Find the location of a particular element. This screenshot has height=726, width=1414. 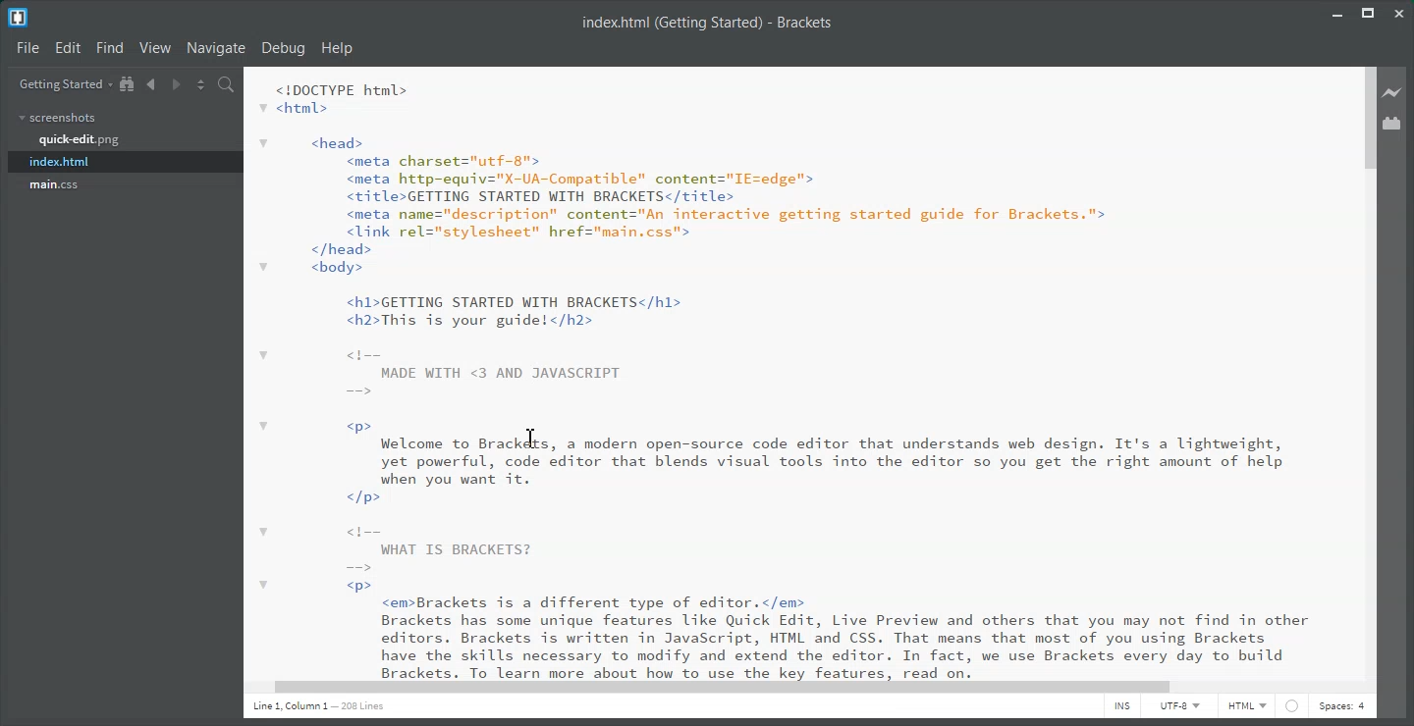

Navigate Backwards is located at coordinates (151, 84).